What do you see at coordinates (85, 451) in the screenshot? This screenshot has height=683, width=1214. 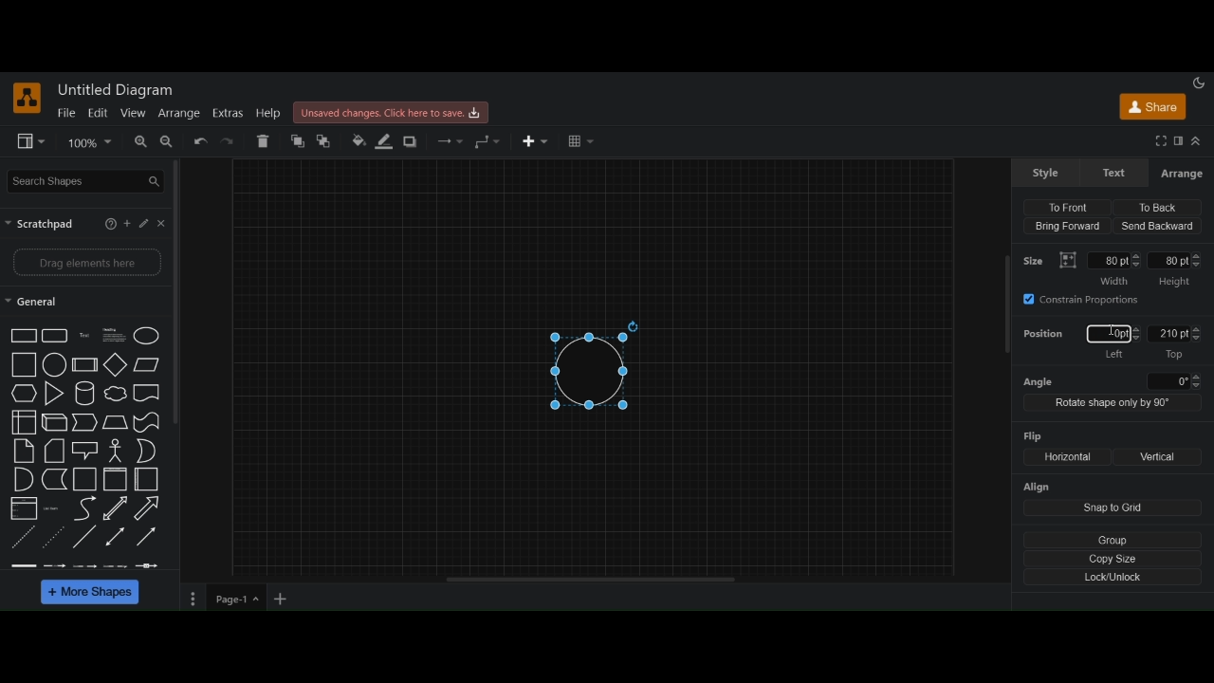 I see `Comment` at bounding box center [85, 451].